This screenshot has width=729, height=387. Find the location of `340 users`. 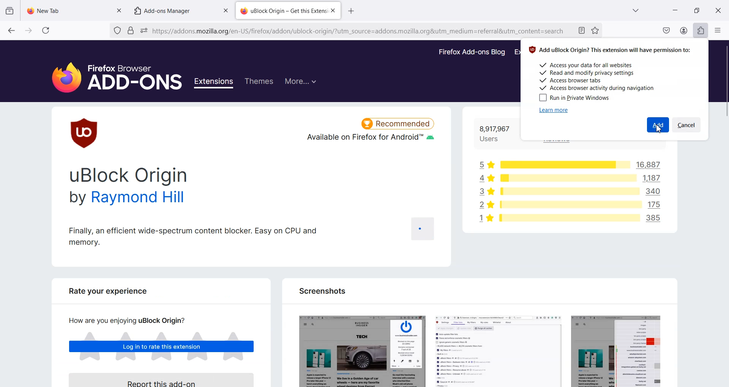

340 users is located at coordinates (655, 191).